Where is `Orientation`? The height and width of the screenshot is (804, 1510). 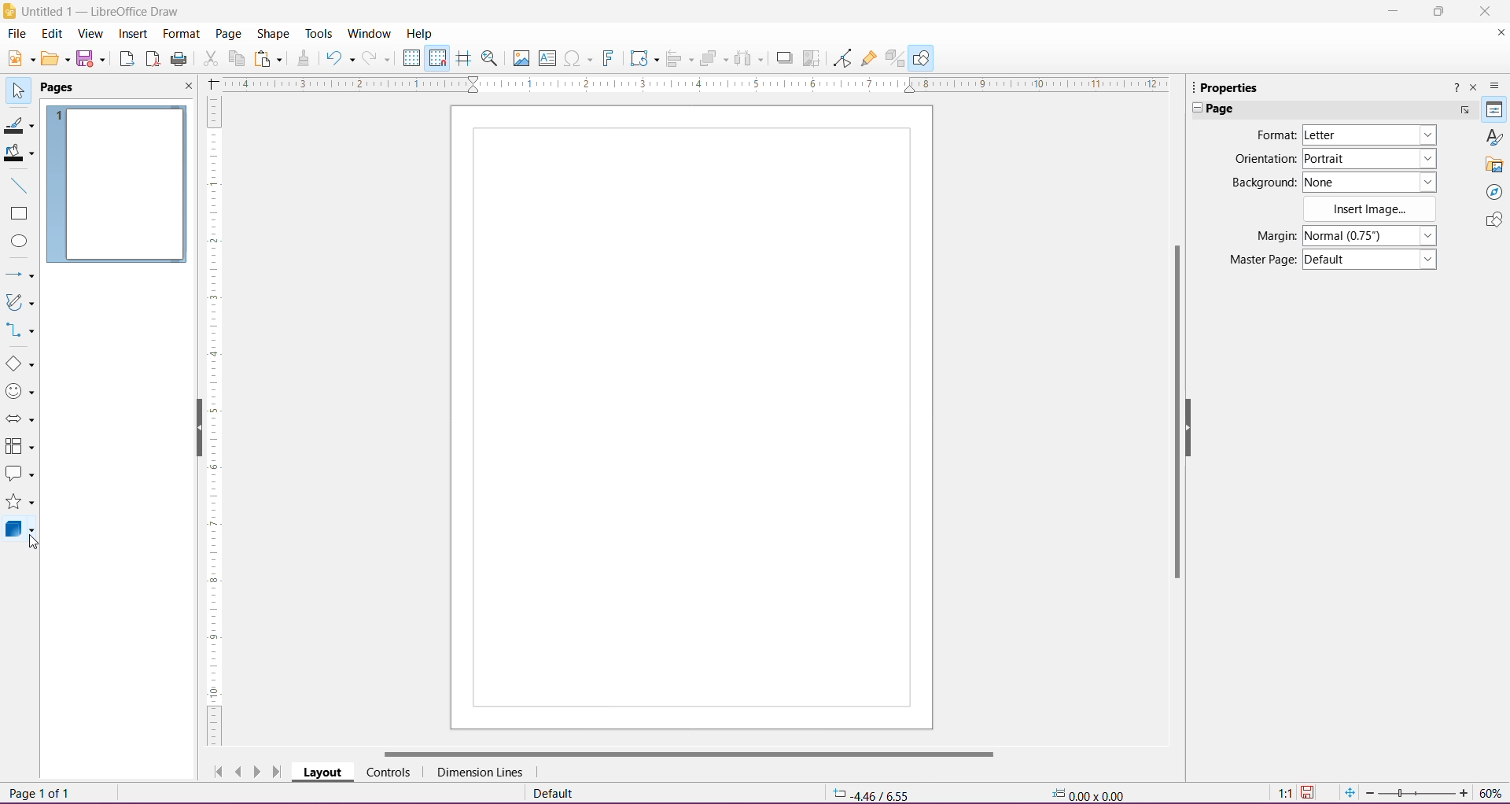
Orientation is located at coordinates (1265, 160).